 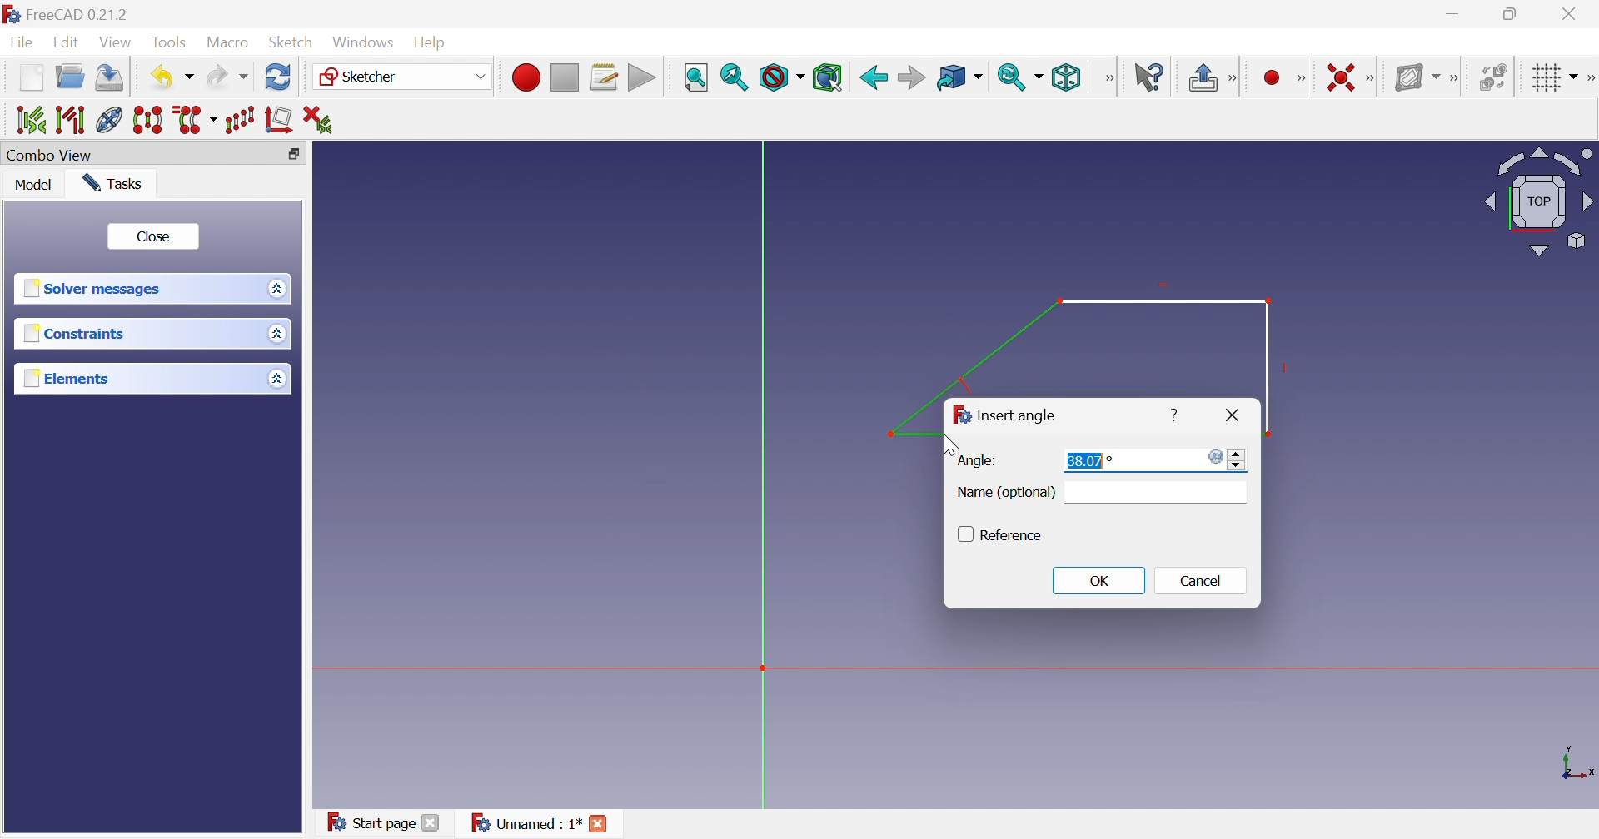 What do you see at coordinates (478, 76) in the screenshot?
I see `Drop Down` at bounding box center [478, 76].